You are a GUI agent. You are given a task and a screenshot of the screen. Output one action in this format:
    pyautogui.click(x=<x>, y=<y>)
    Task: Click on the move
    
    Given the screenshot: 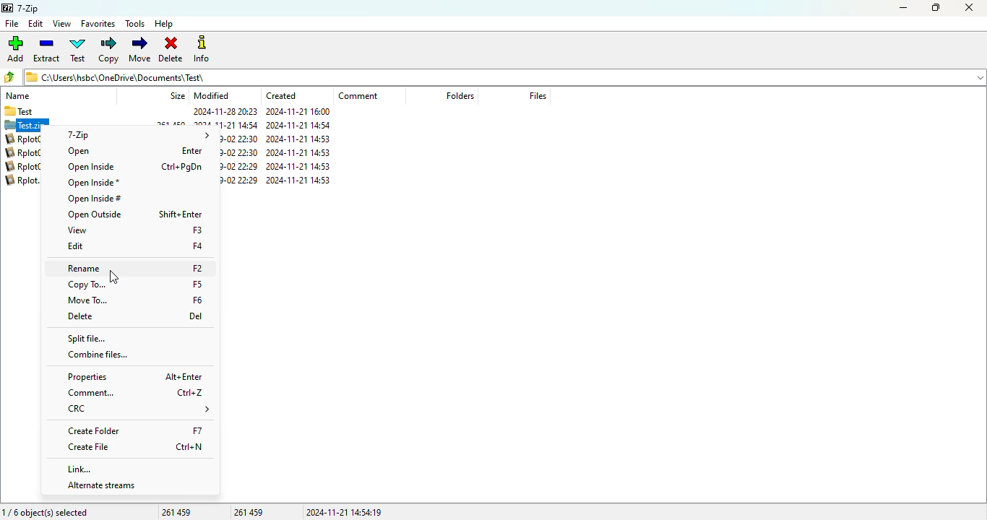 What is the action you would take?
    pyautogui.click(x=140, y=49)
    